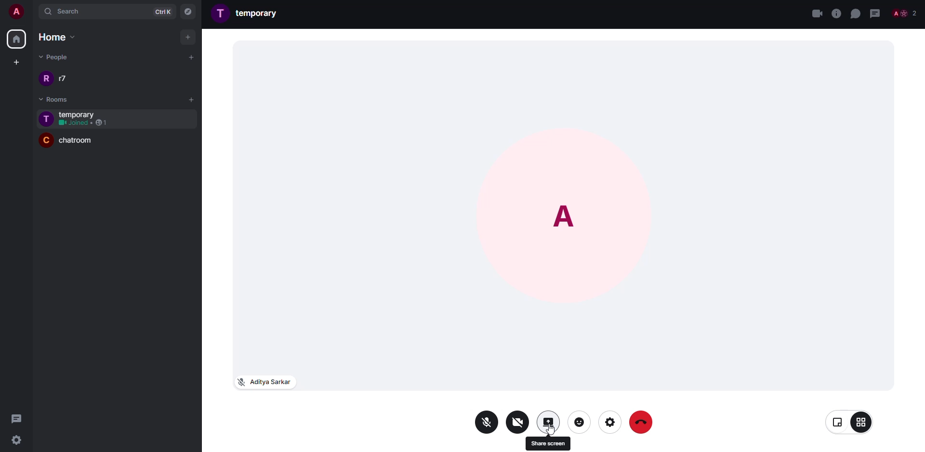 This screenshot has height=452, width=925. I want to click on voice call, so click(836, 13).